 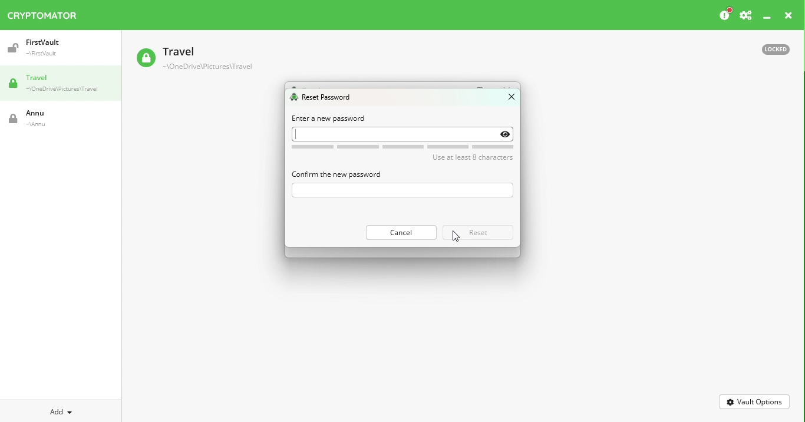 What do you see at coordinates (767, 18) in the screenshot?
I see `Minimize` at bounding box center [767, 18].